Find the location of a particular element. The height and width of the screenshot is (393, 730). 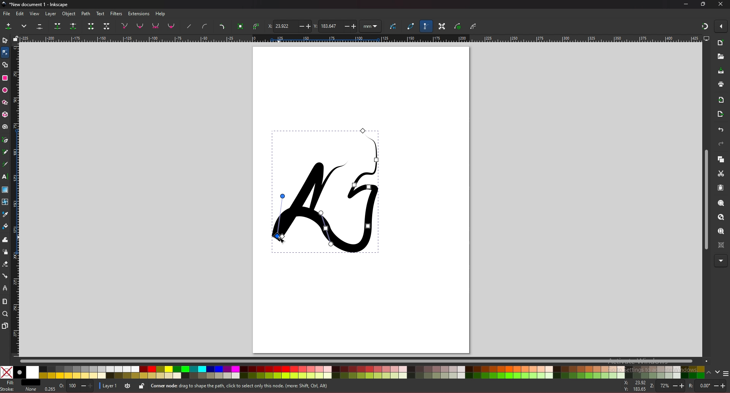

file is located at coordinates (6, 14).